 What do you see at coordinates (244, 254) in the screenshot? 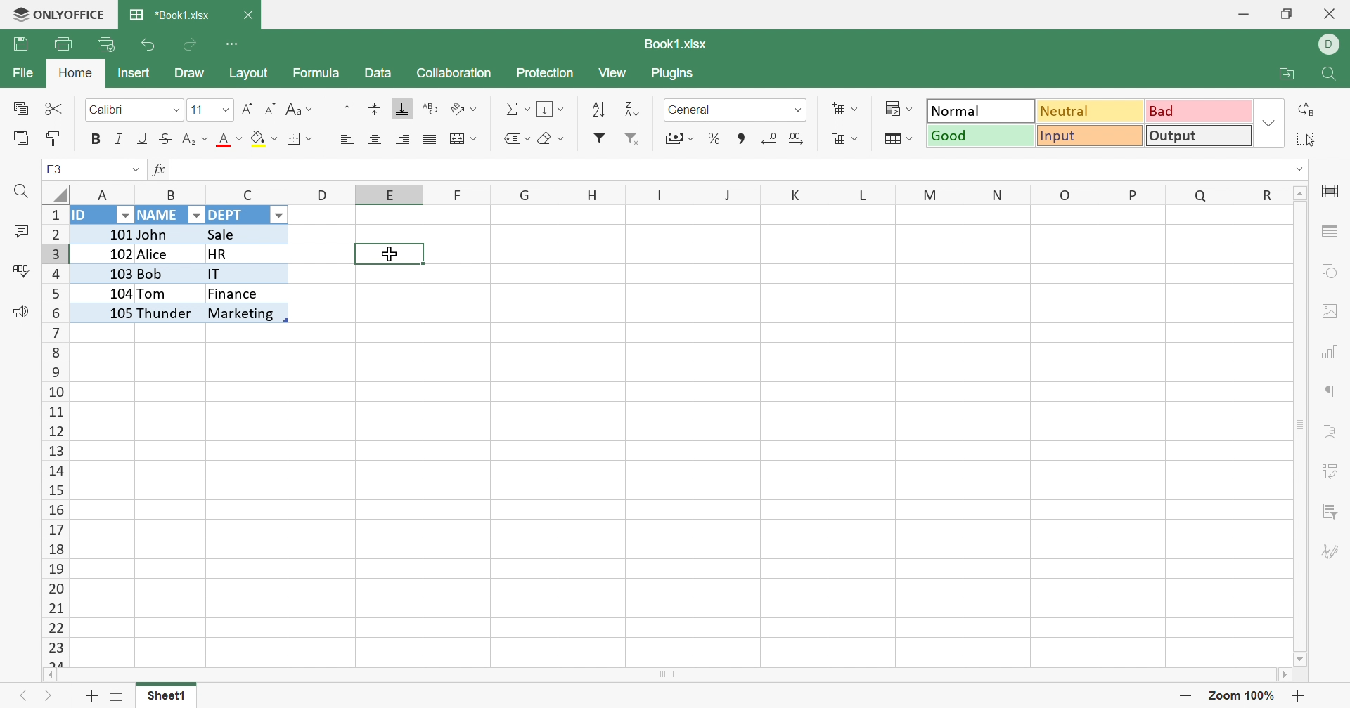
I see `HR` at bounding box center [244, 254].